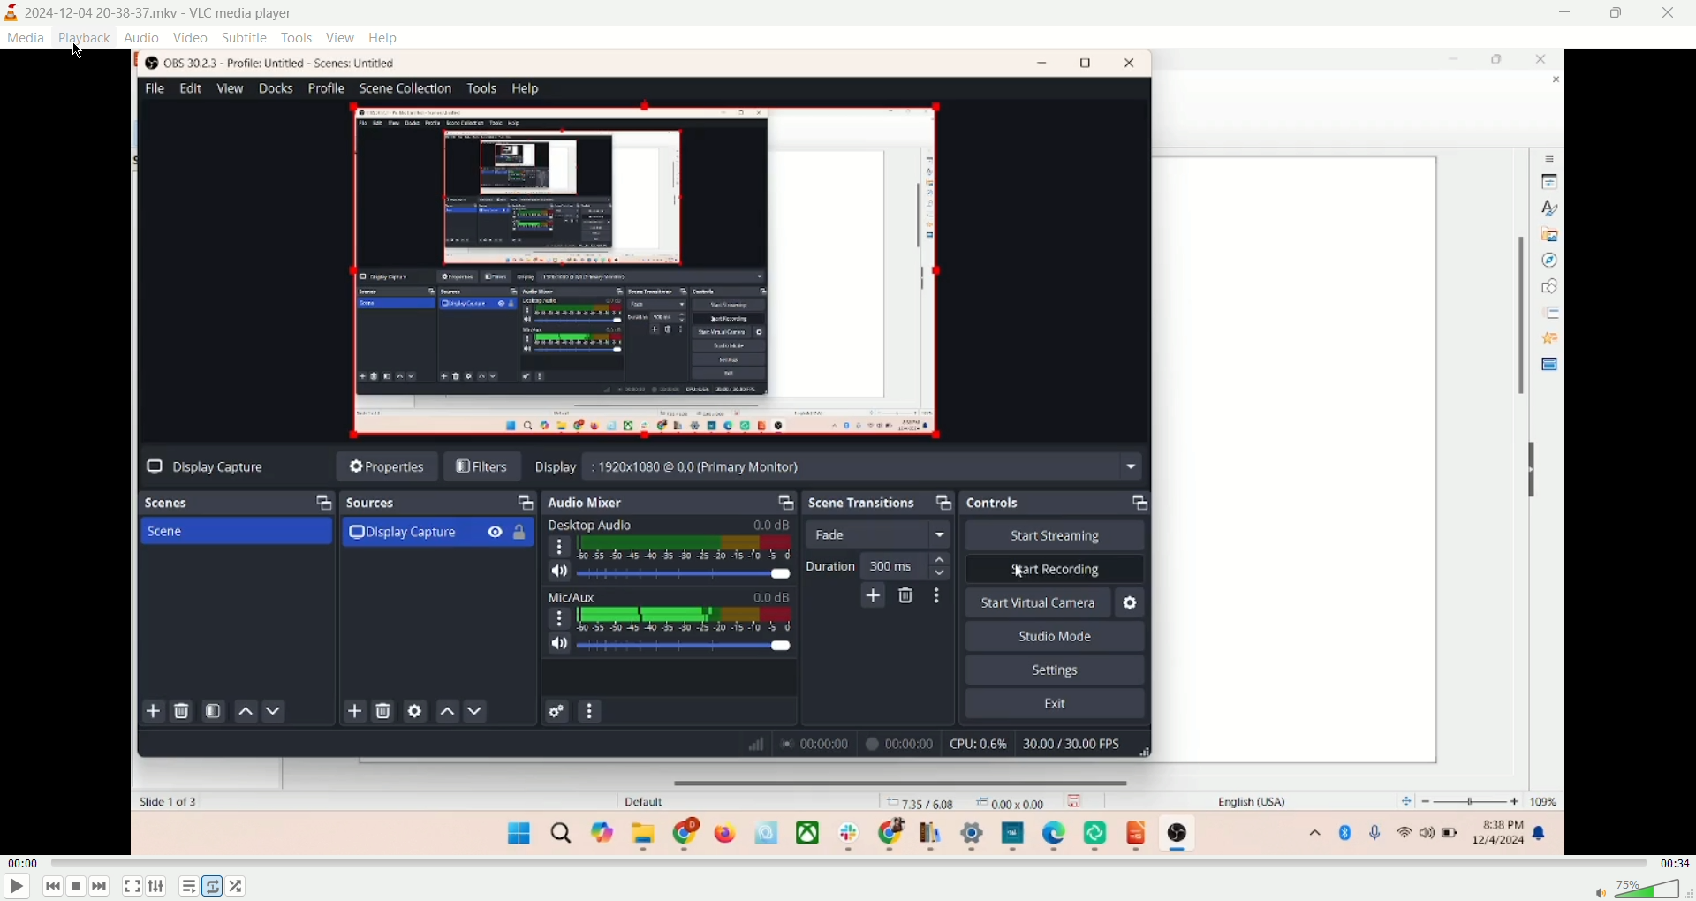 This screenshot has height=901, width=1696. What do you see at coordinates (12, 13) in the screenshot?
I see `logo` at bounding box center [12, 13].